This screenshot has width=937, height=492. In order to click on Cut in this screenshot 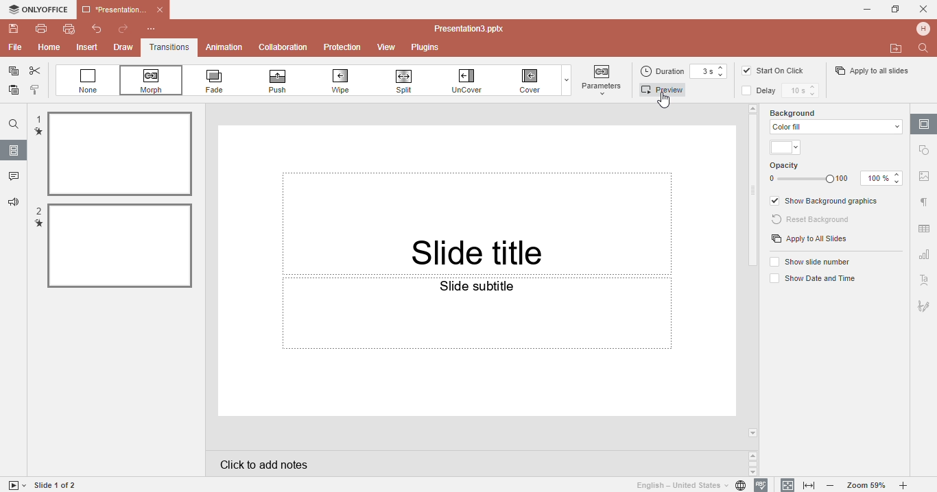, I will do `click(36, 71)`.